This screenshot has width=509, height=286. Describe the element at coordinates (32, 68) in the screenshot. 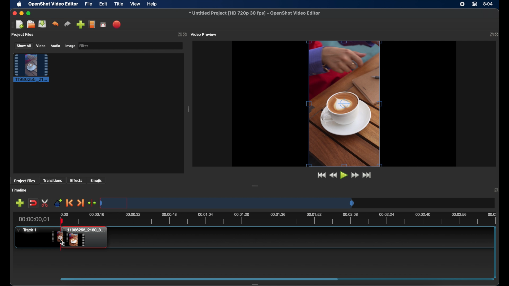

I see `project file` at that location.